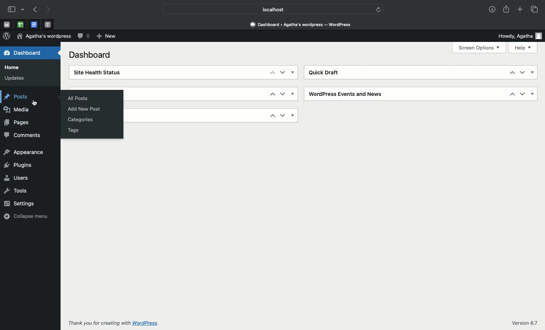 The height and width of the screenshot is (330, 545). What do you see at coordinates (16, 122) in the screenshot?
I see `Pages` at bounding box center [16, 122].